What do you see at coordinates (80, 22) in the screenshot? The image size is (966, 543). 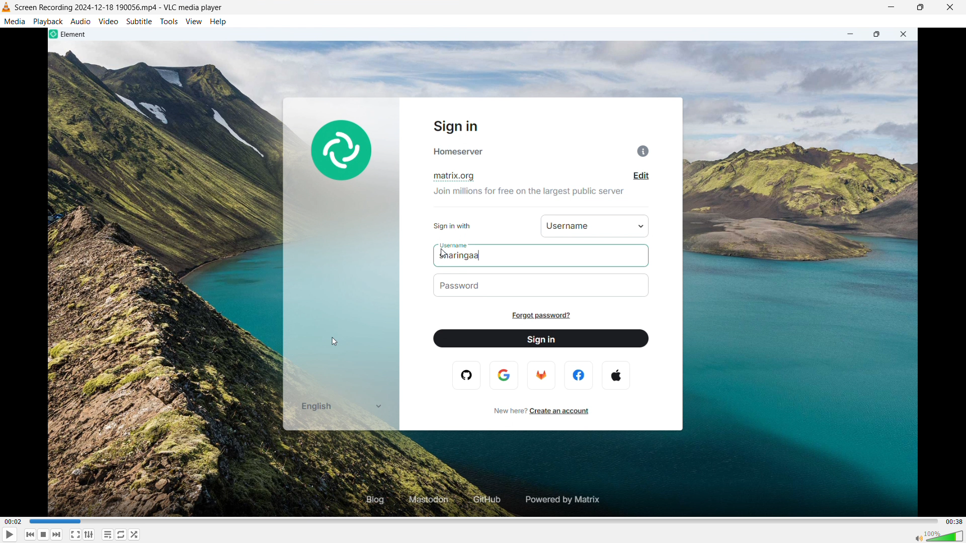 I see `audio` at bounding box center [80, 22].